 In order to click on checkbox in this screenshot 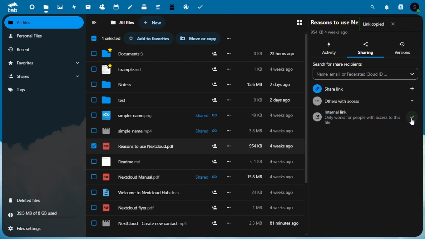, I will do `click(94, 208)`.